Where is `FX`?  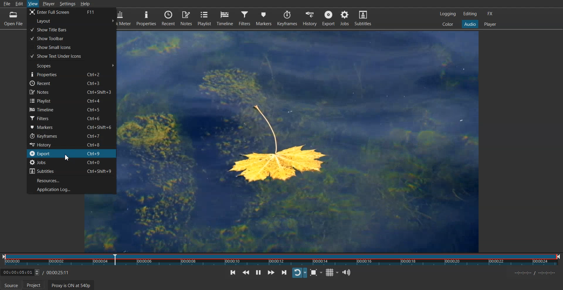
FX is located at coordinates (489, 14).